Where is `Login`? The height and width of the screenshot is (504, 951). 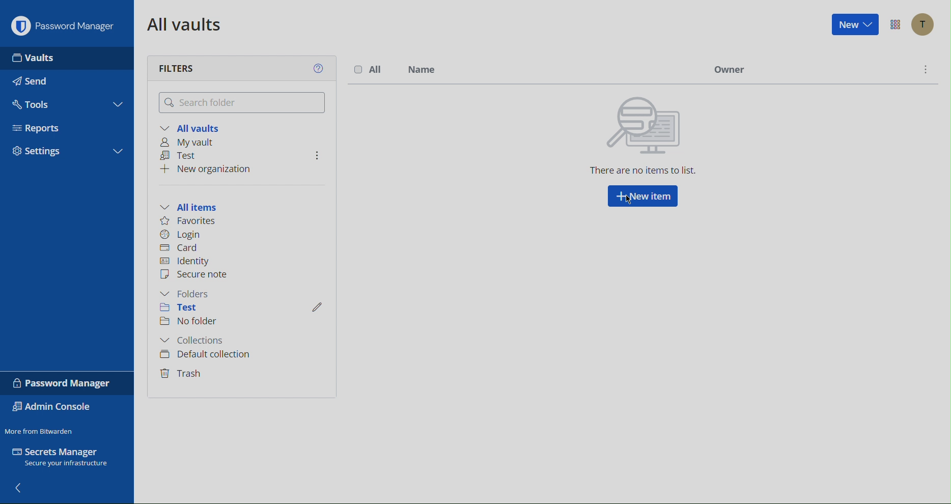 Login is located at coordinates (182, 236).